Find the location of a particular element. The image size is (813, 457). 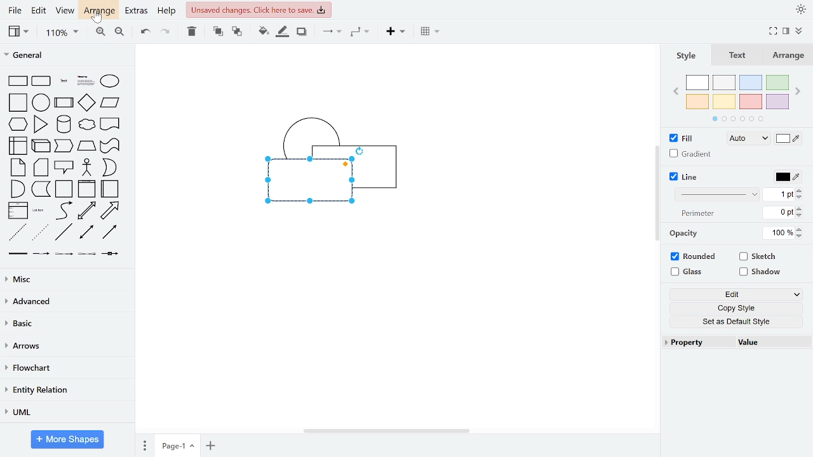

step is located at coordinates (64, 147).